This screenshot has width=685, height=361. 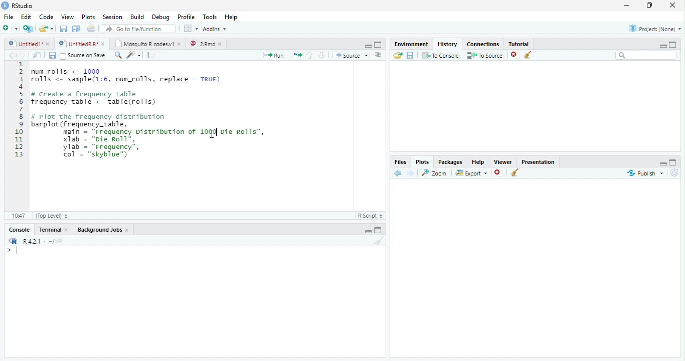 I want to click on Debug, so click(x=161, y=17).